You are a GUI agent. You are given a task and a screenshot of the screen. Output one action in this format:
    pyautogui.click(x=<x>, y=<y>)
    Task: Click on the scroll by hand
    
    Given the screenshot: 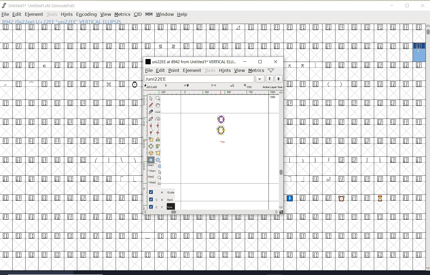 What is the action you would take?
    pyautogui.click(x=158, y=106)
    